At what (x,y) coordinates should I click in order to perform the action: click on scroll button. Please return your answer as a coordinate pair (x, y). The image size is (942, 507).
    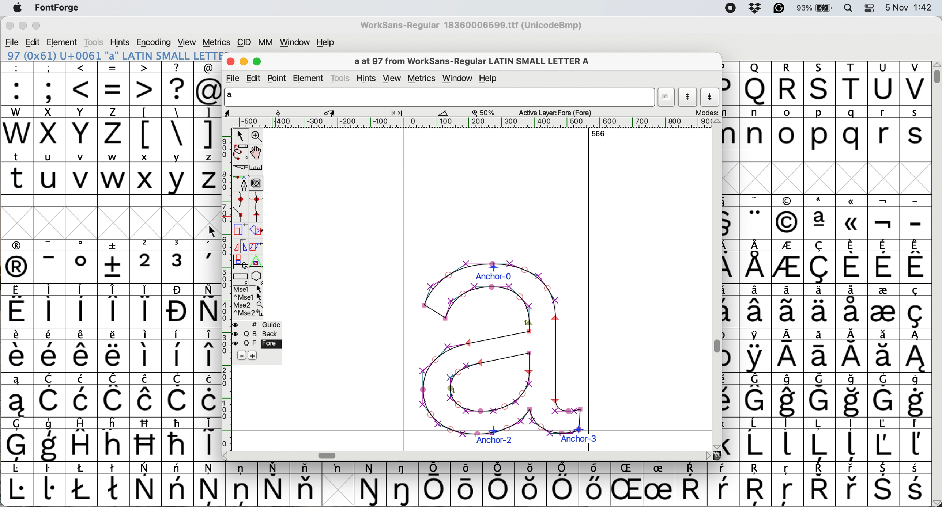
    Looking at the image, I should click on (719, 122).